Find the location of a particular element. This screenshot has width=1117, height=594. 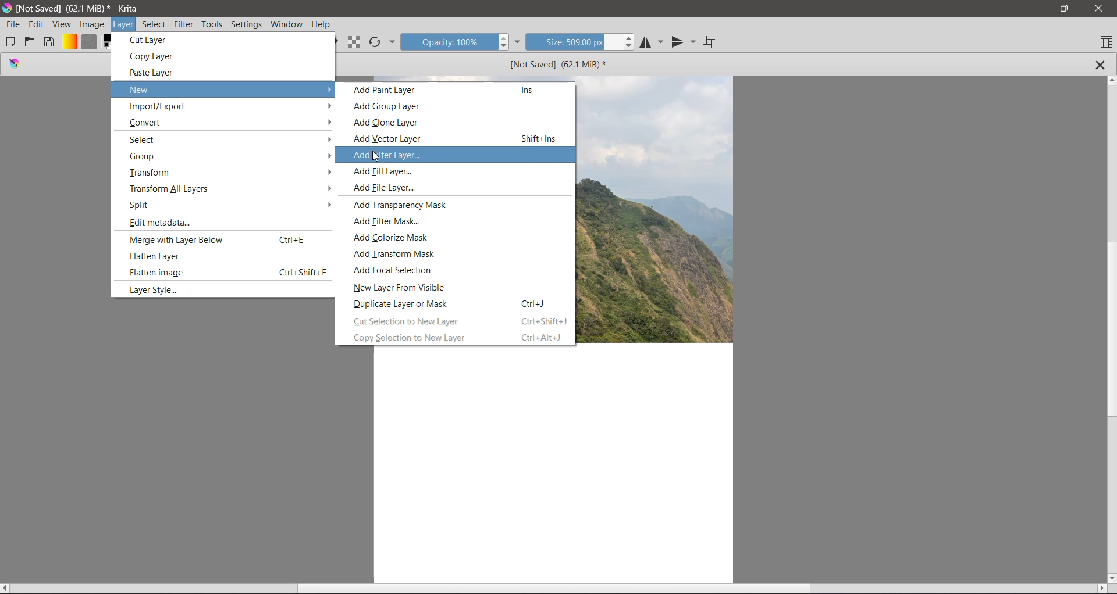

Help is located at coordinates (321, 24).